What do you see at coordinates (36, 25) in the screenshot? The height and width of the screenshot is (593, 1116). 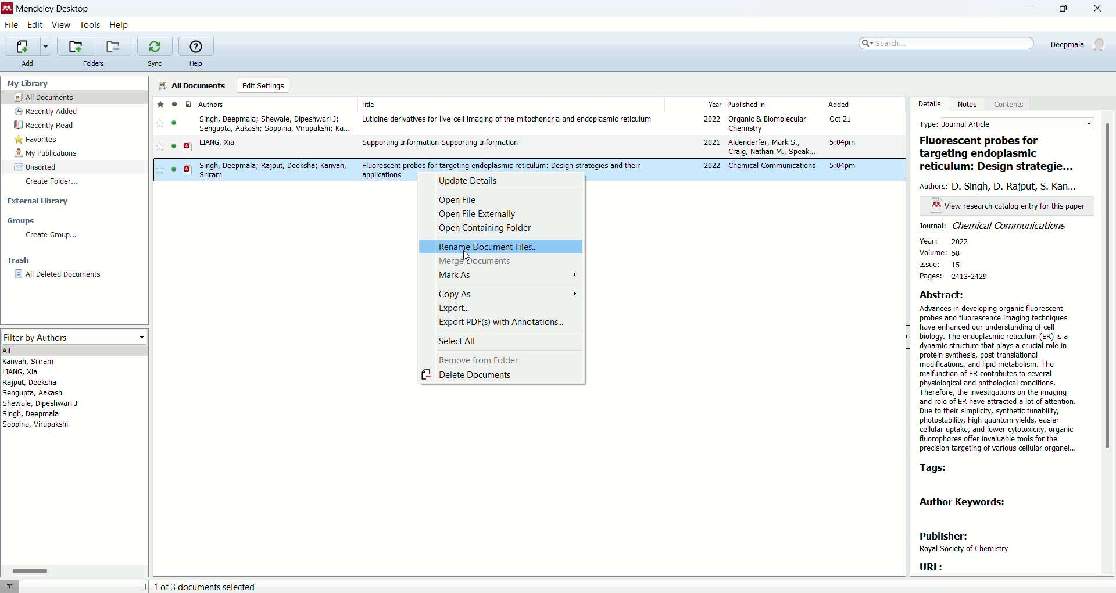 I see `edit` at bounding box center [36, 25].